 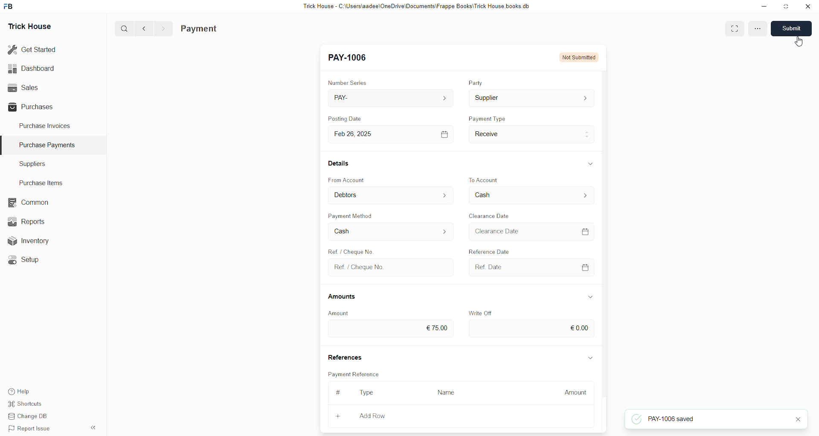 I want to click on Details, so click(x=339, y=163).